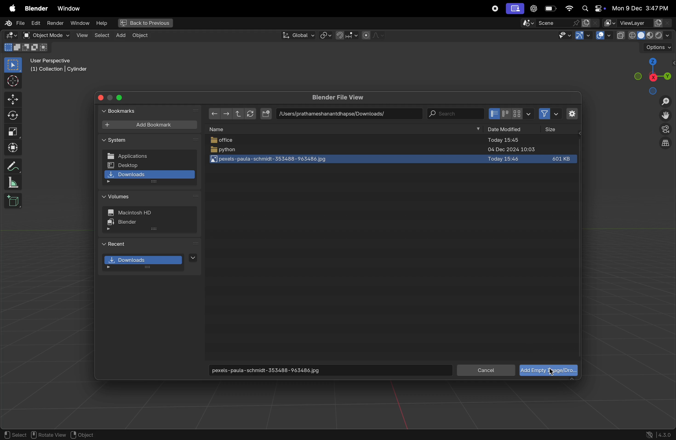 This screenshot has width=676, height=440. I want to click on zoom in, so click(665, 102).